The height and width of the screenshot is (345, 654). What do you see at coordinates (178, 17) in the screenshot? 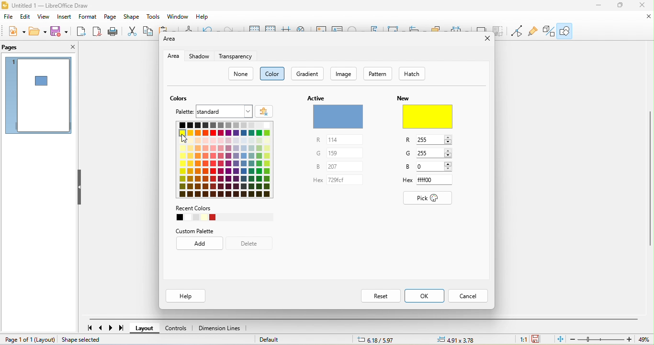
I see `window` at bounding box center [178, 17].